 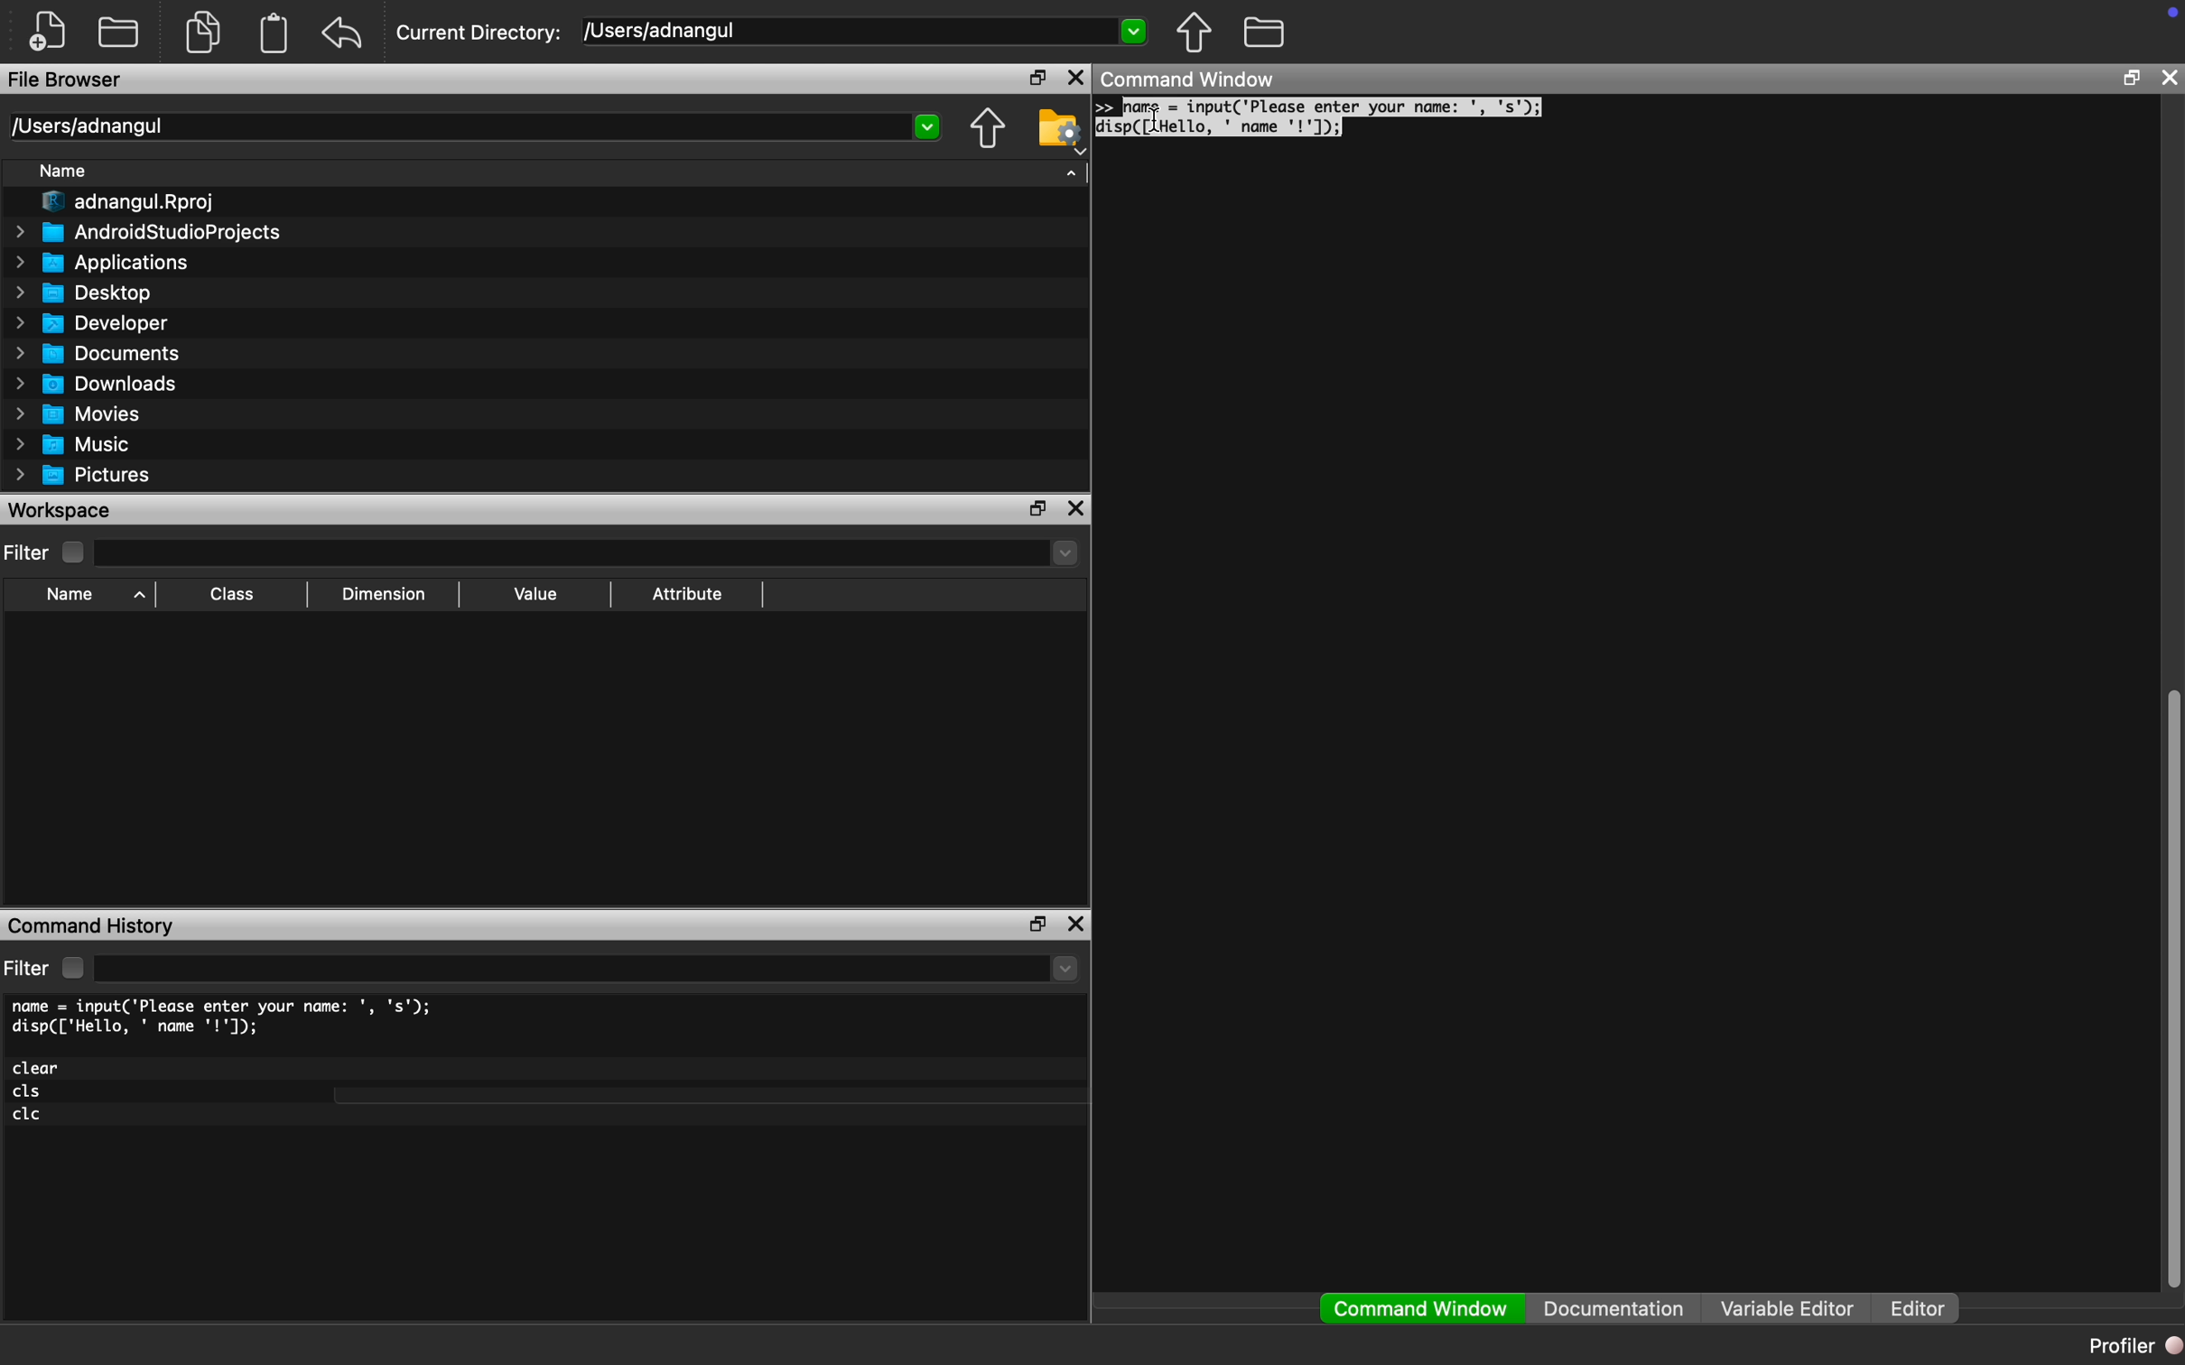 What do you see at coordinates (62, 509) in the screenshot?
I see `Workplace` at bounding box center [62, 509].